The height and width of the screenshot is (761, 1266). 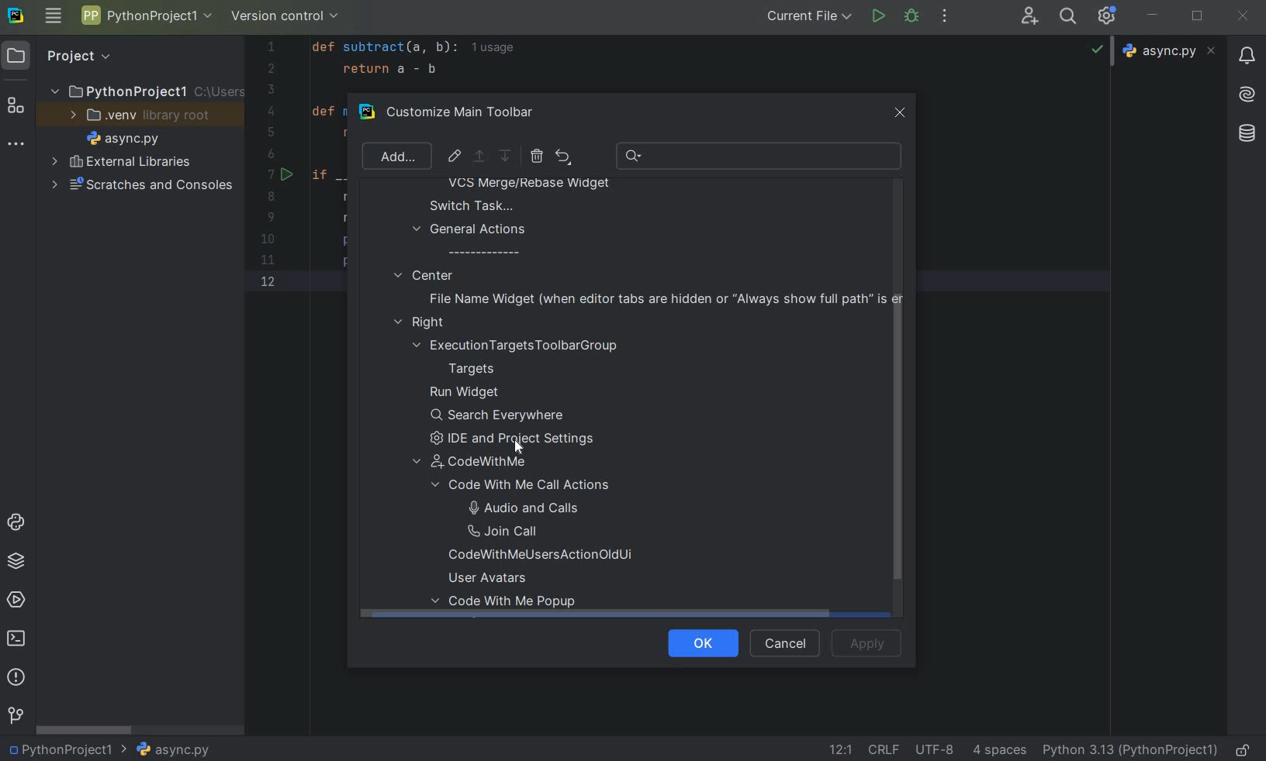 I want to click on CURRENT INTERPRETER, so click(x=1129, y=749).